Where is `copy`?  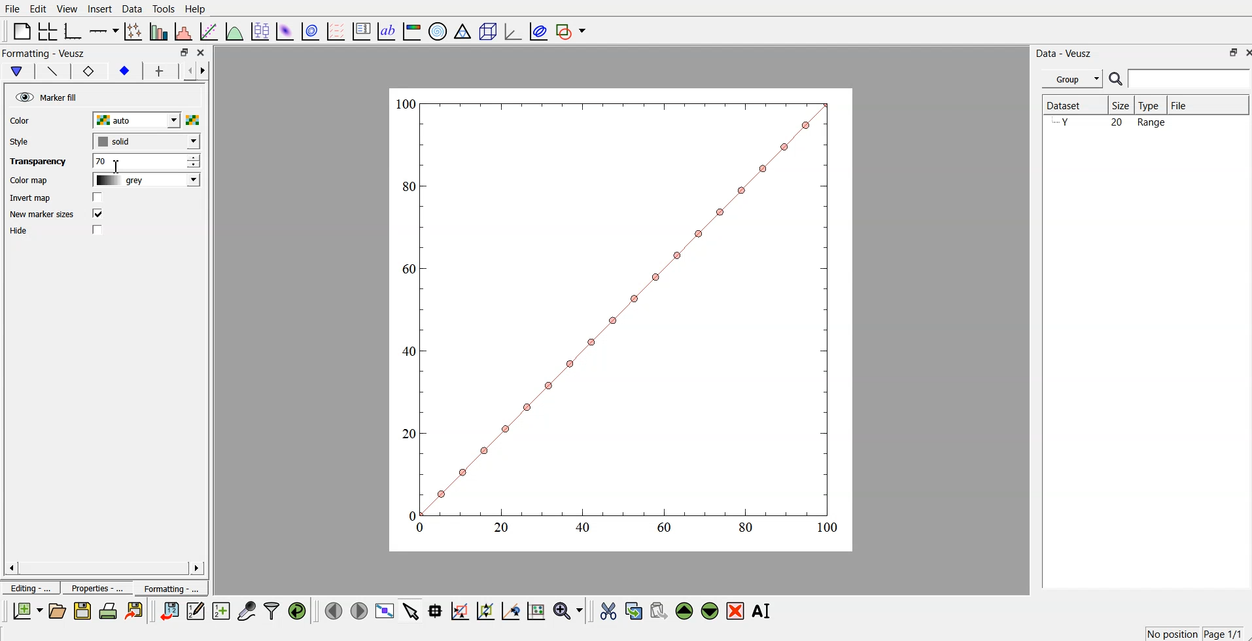 copy is located at coordinates (635, 608).